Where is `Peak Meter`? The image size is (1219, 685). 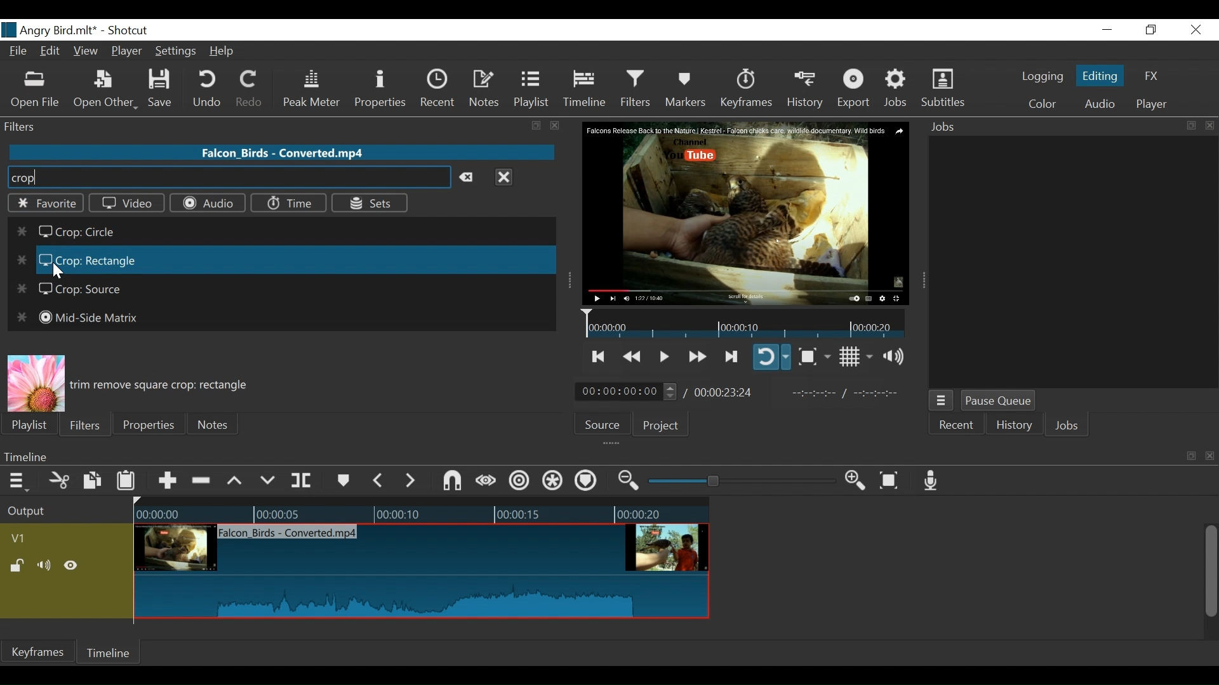 Peak Meter is located at coordinates (314, 89).